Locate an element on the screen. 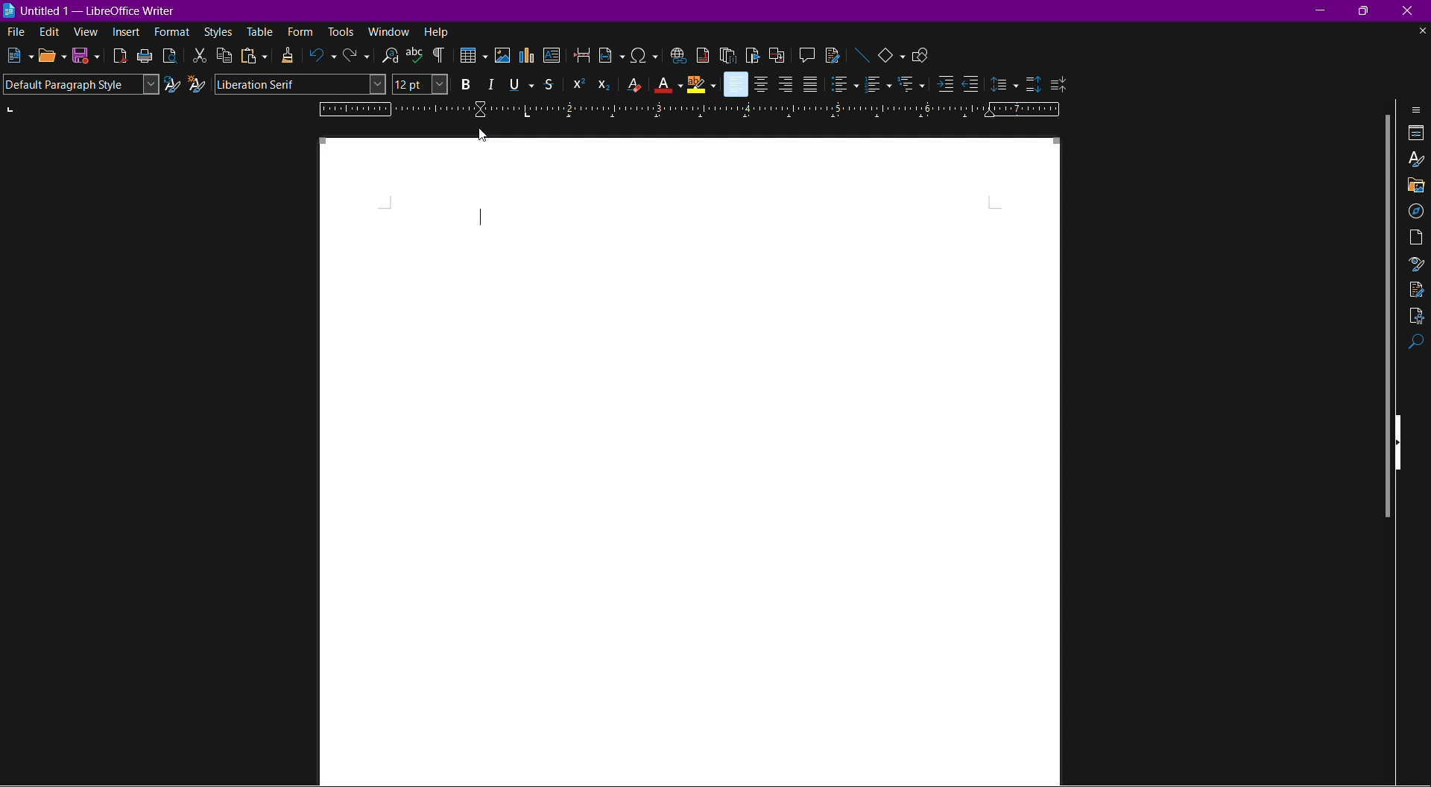 This screenshot has width=1431, height=787. Untitled 1 — LibreOffice Writer is located at coordinates (93, 9).